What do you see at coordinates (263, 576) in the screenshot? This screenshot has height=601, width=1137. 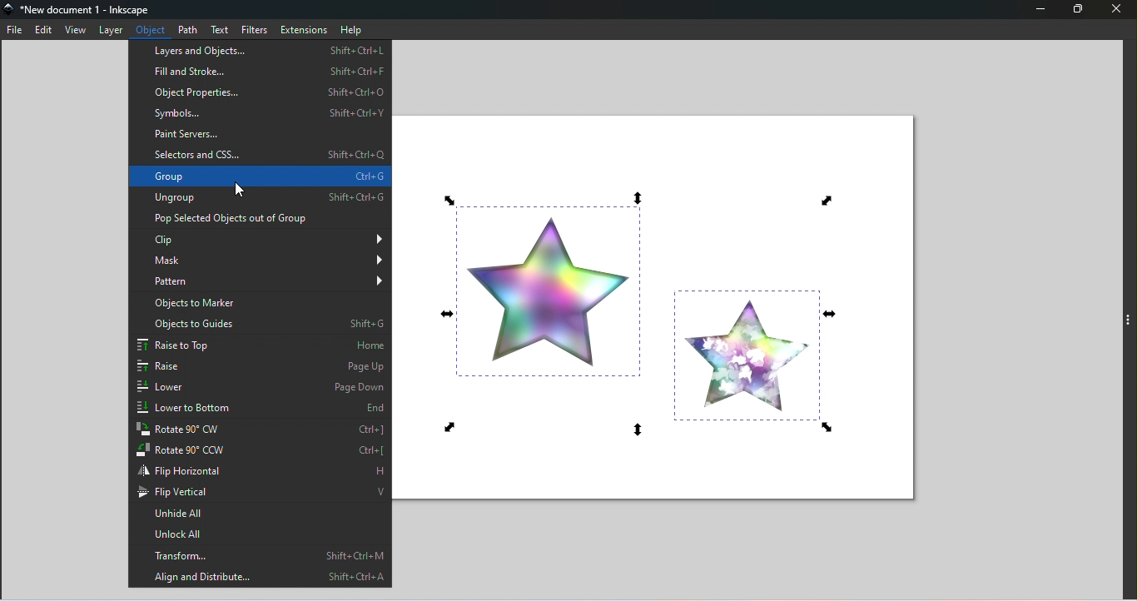 I see `Align and distribute ` at bounding box center [263, 576].